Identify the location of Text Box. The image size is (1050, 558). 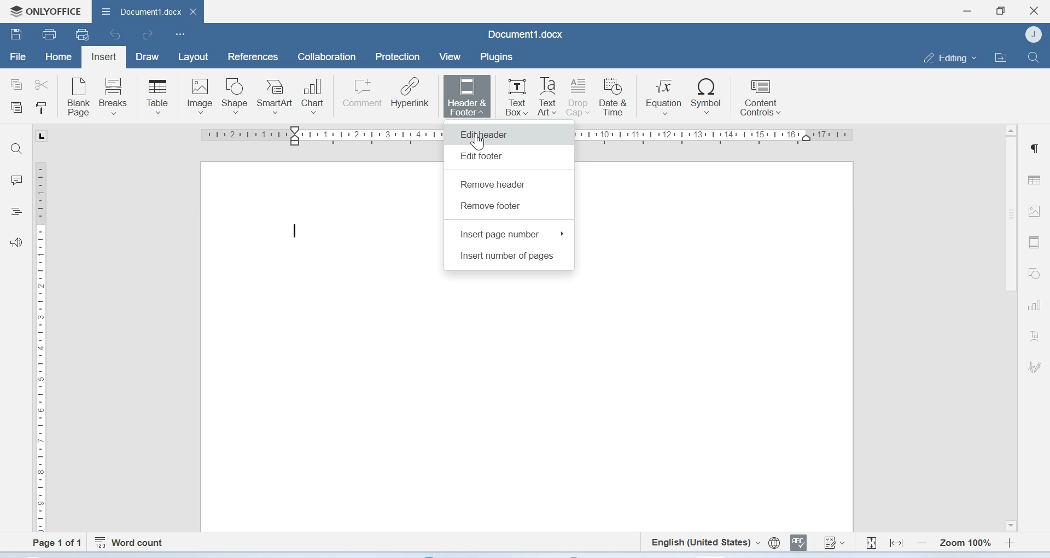
(512, 94).